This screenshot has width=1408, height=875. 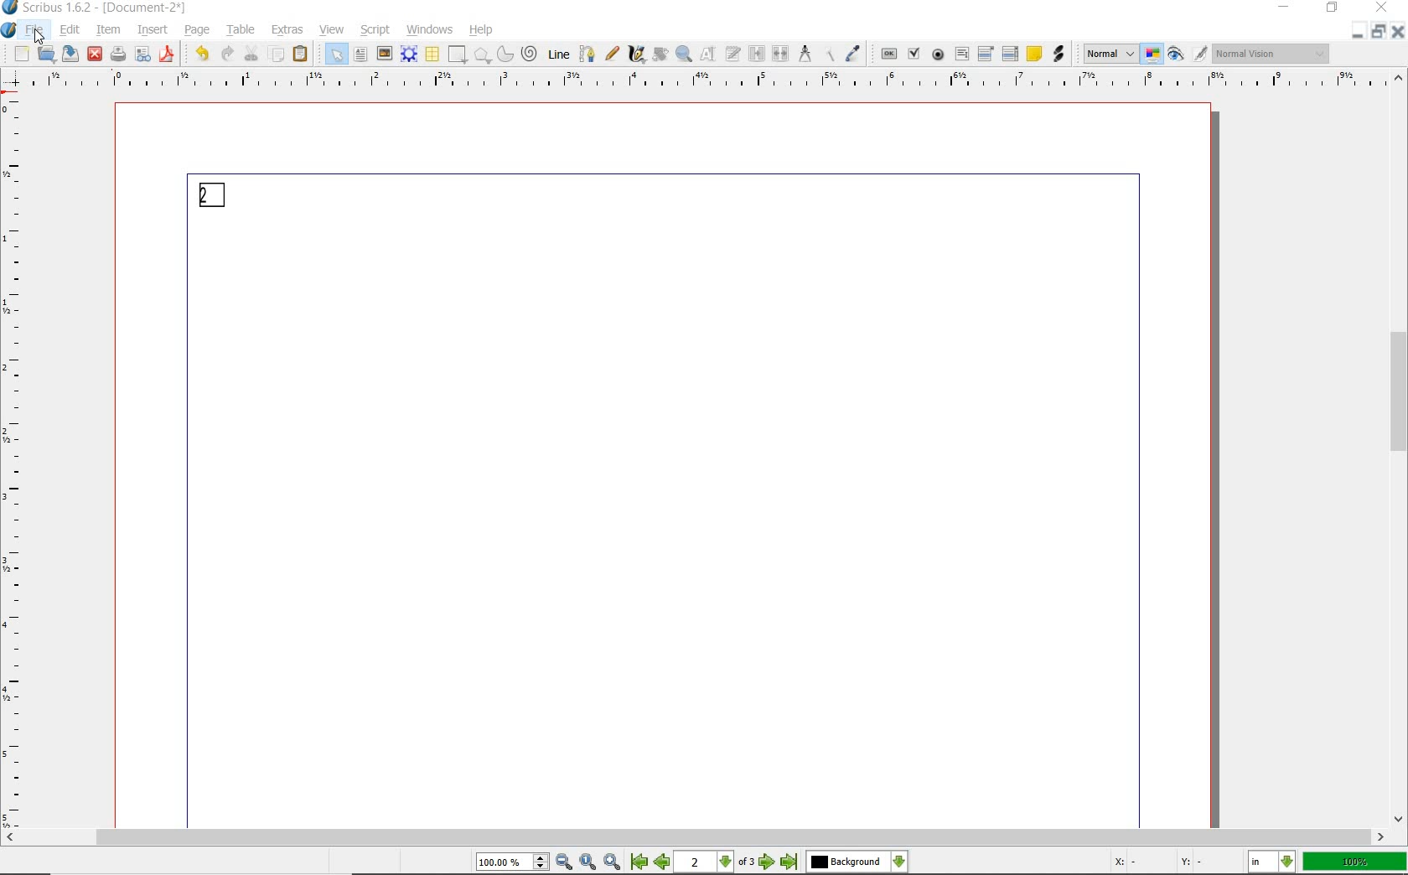 What do you see at coordinates (360, 55) in the screenshot?
I see `text frame` at bounding box center [360, 55].